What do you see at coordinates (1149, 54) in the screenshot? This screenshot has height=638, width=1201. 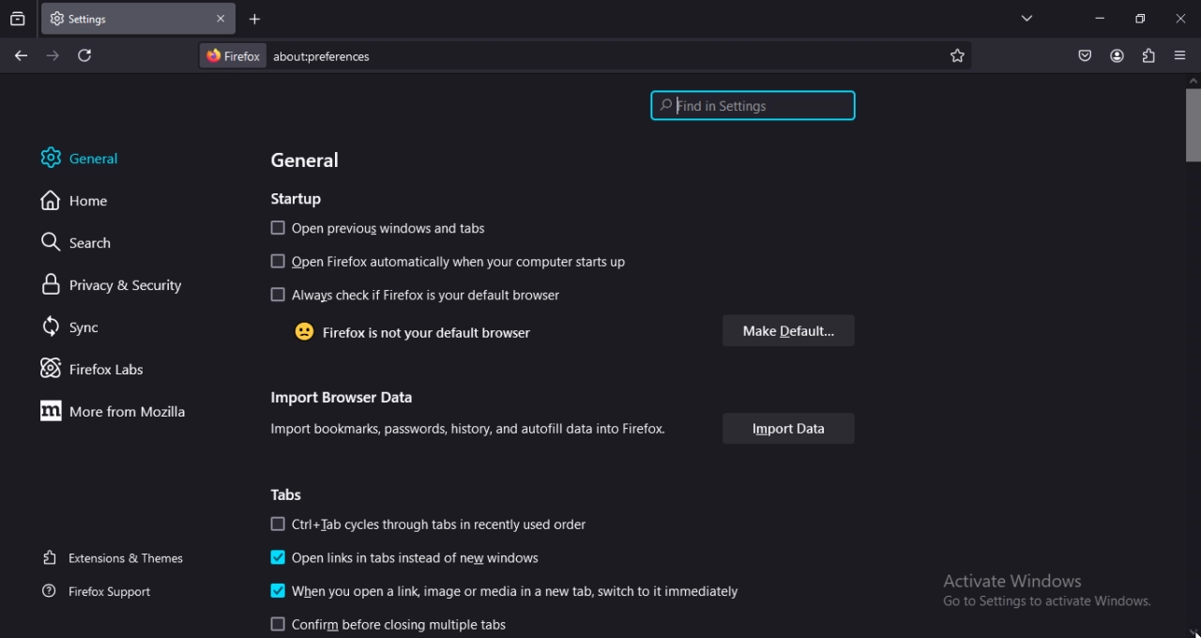 I see `extensions` at bounding box center [1149, 54].